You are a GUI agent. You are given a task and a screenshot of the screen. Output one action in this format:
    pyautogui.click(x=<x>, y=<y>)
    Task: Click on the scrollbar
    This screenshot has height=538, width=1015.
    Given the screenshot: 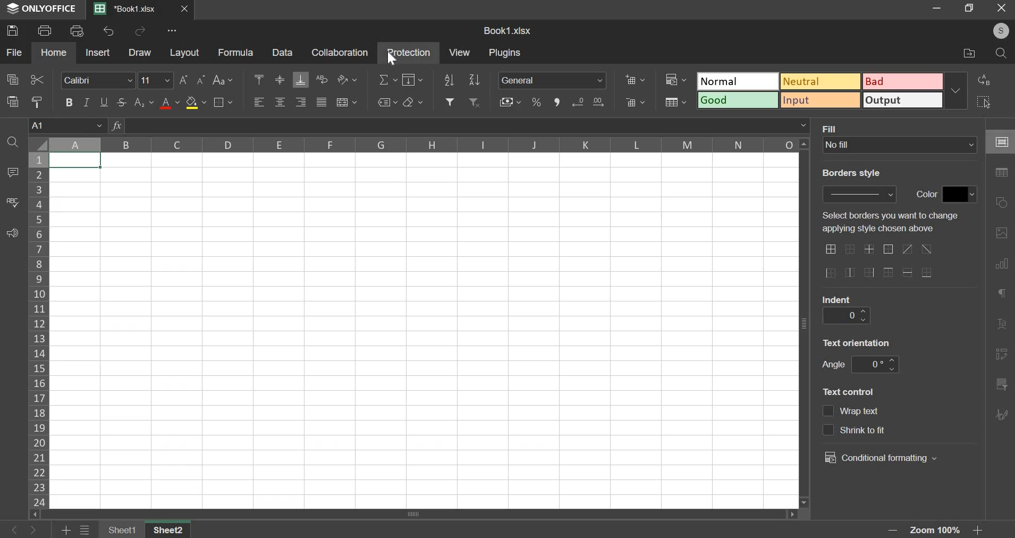 What is the action you would take?
    pyautogui.click(x=418, y=514)
    